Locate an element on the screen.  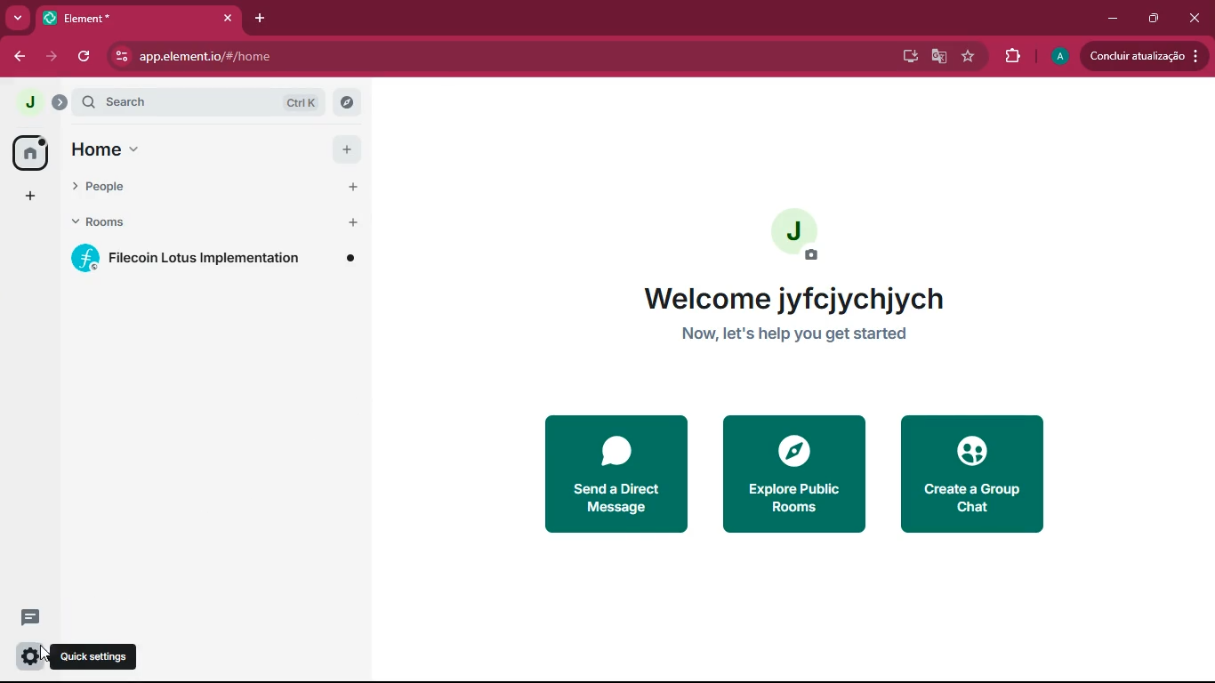
add is located at coordinates (348, 149).